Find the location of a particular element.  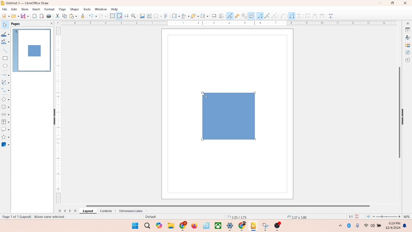

copy is located at coordinates (64, 16).